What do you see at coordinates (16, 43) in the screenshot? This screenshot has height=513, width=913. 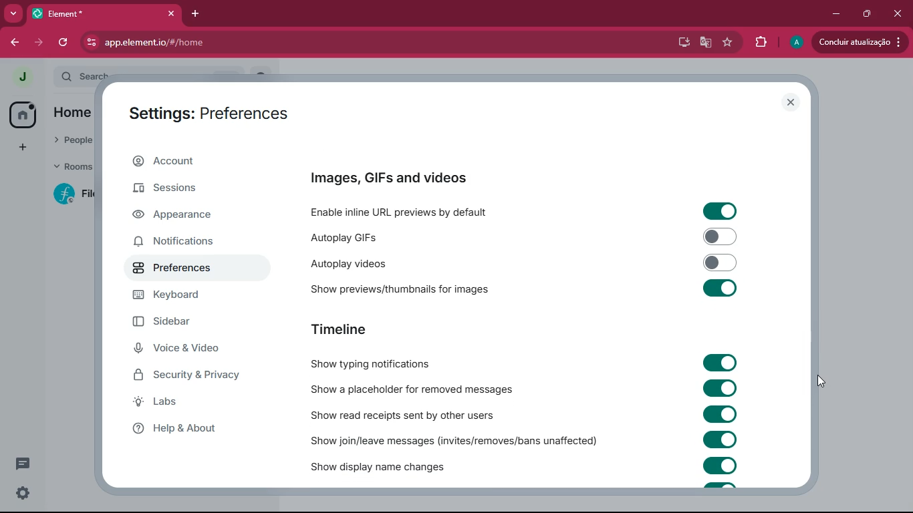 I see `back` at bounding box center [16, 43].